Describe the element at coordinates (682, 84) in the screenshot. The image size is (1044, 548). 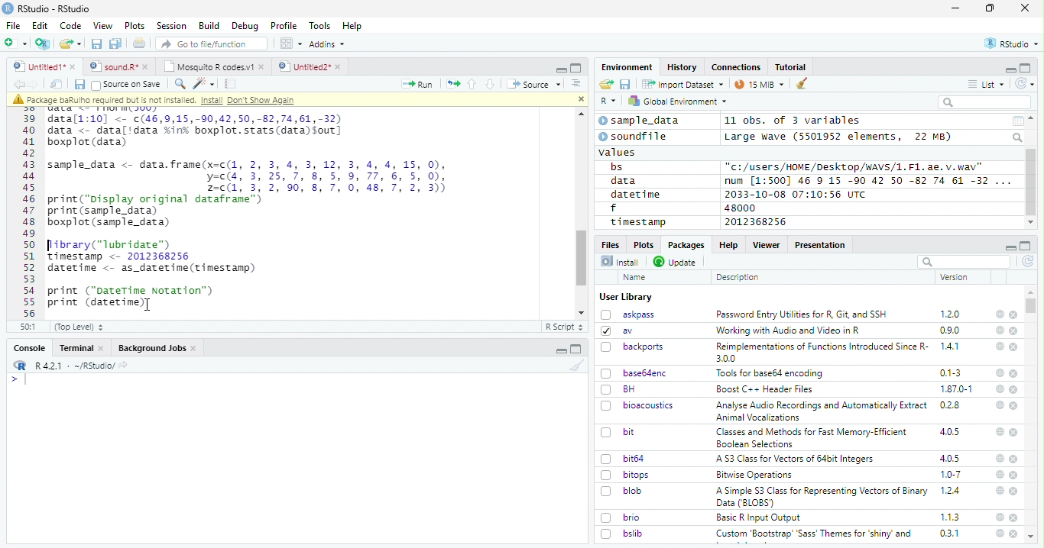
I see `Import Dataset` at that location.